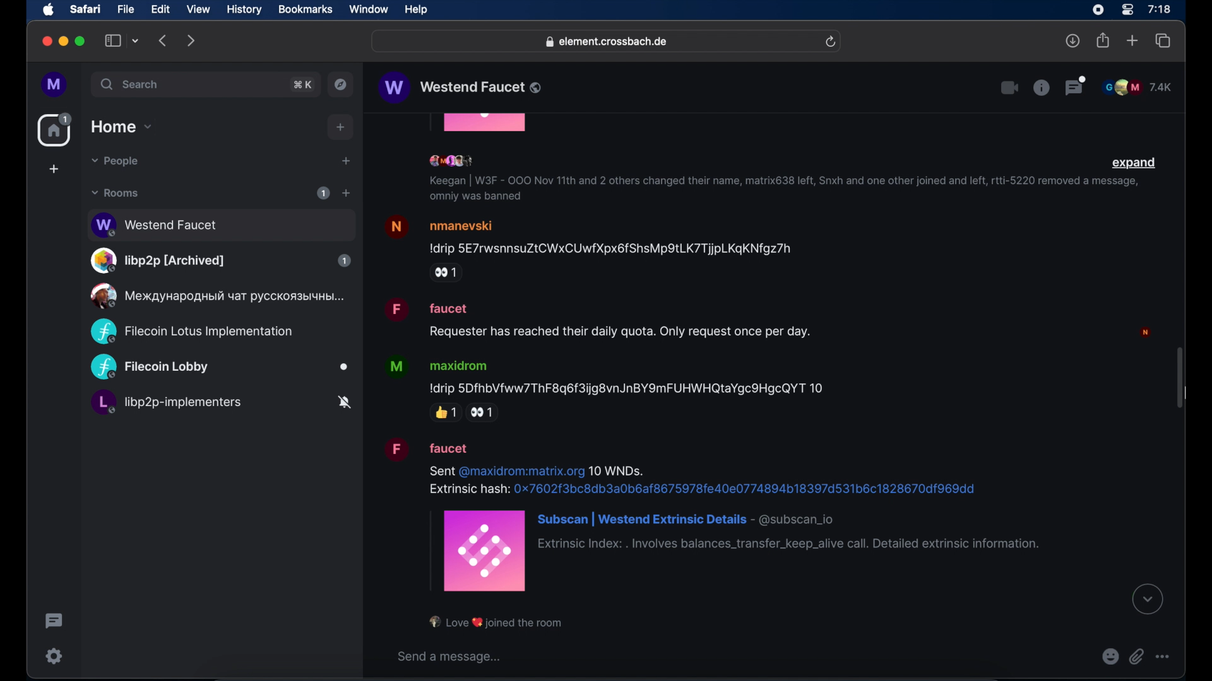  Describe the element at coordinates (451, 656) in the screenshot. I see `send a message` at that location.